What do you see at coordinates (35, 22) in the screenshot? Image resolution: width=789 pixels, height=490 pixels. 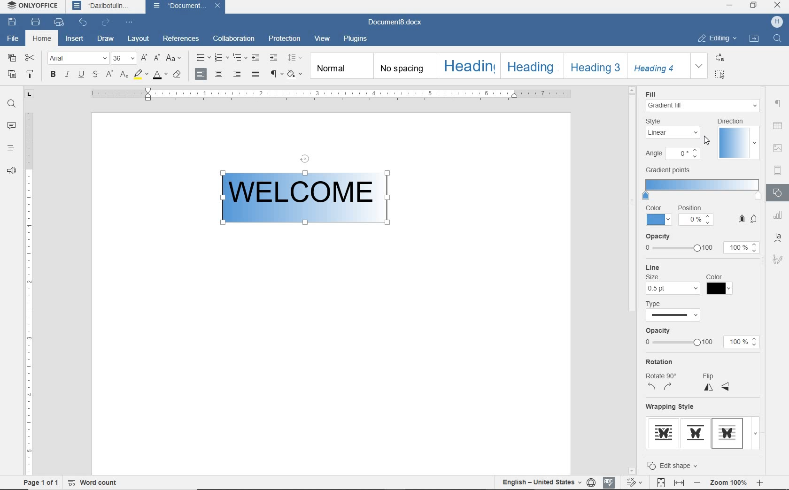 I see `PRINT` at bounding box center [35, 22].